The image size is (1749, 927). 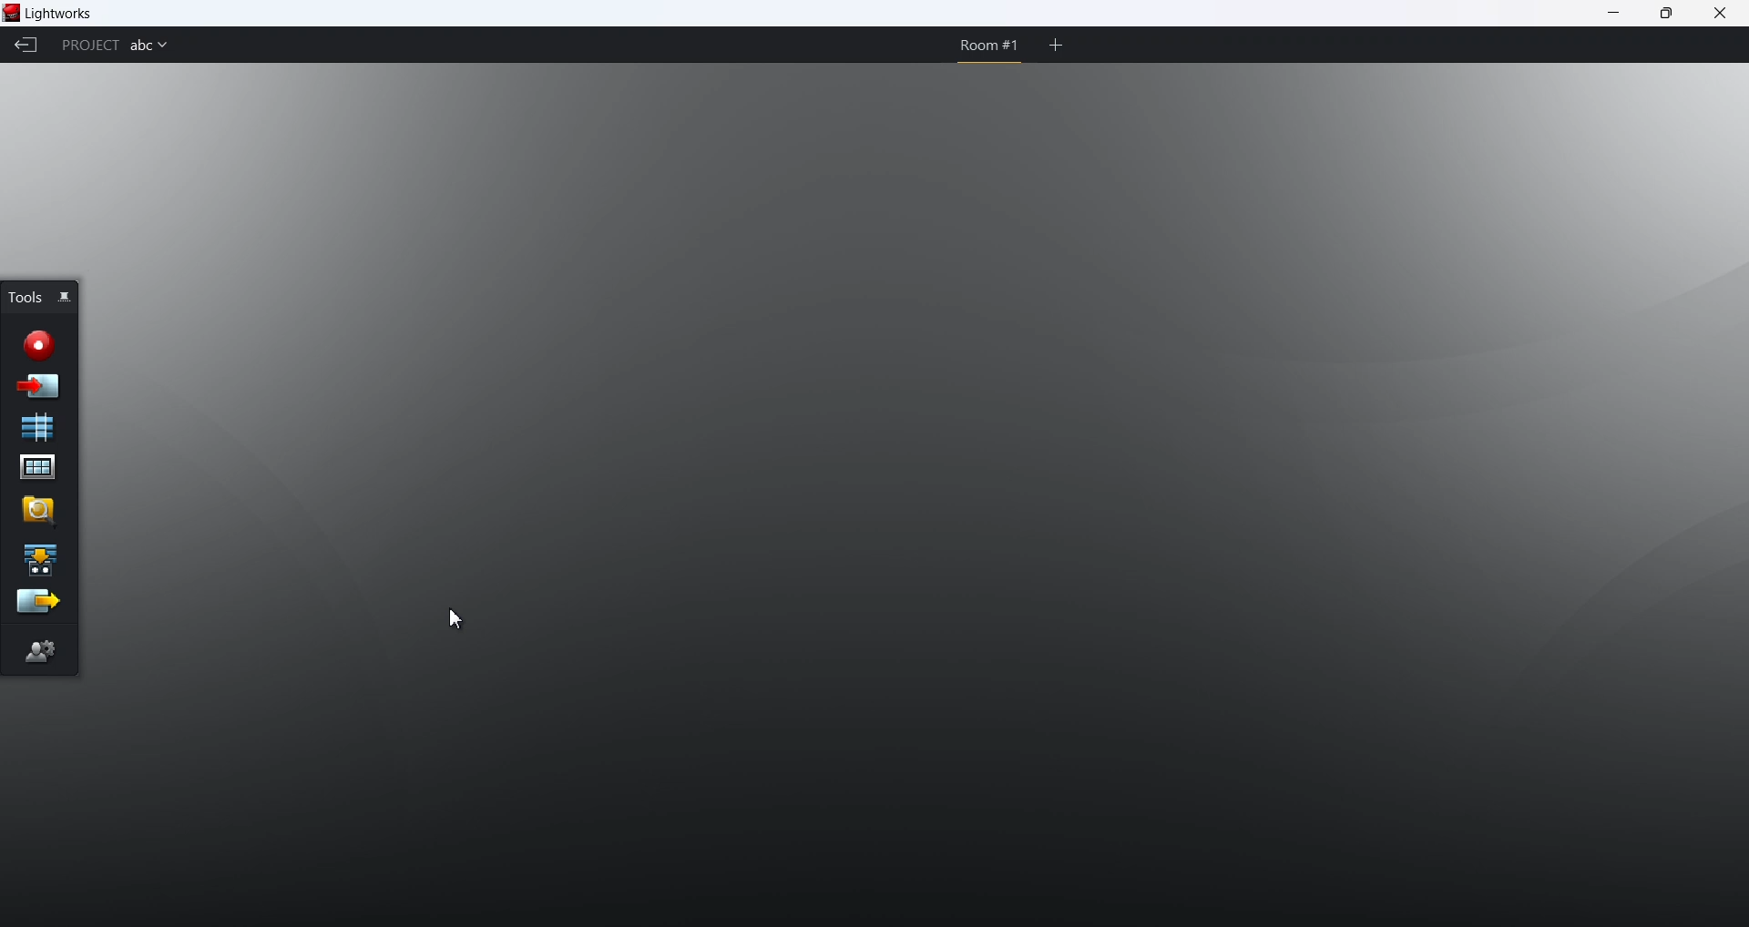 I want to click on new sequence, so click(x=39, y=427).